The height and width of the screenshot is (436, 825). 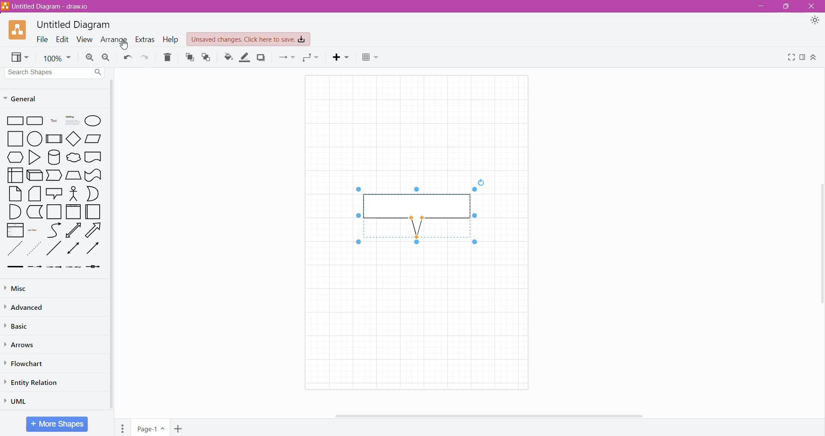 I want to click on grid rectangle, so click(x=35, y=121).